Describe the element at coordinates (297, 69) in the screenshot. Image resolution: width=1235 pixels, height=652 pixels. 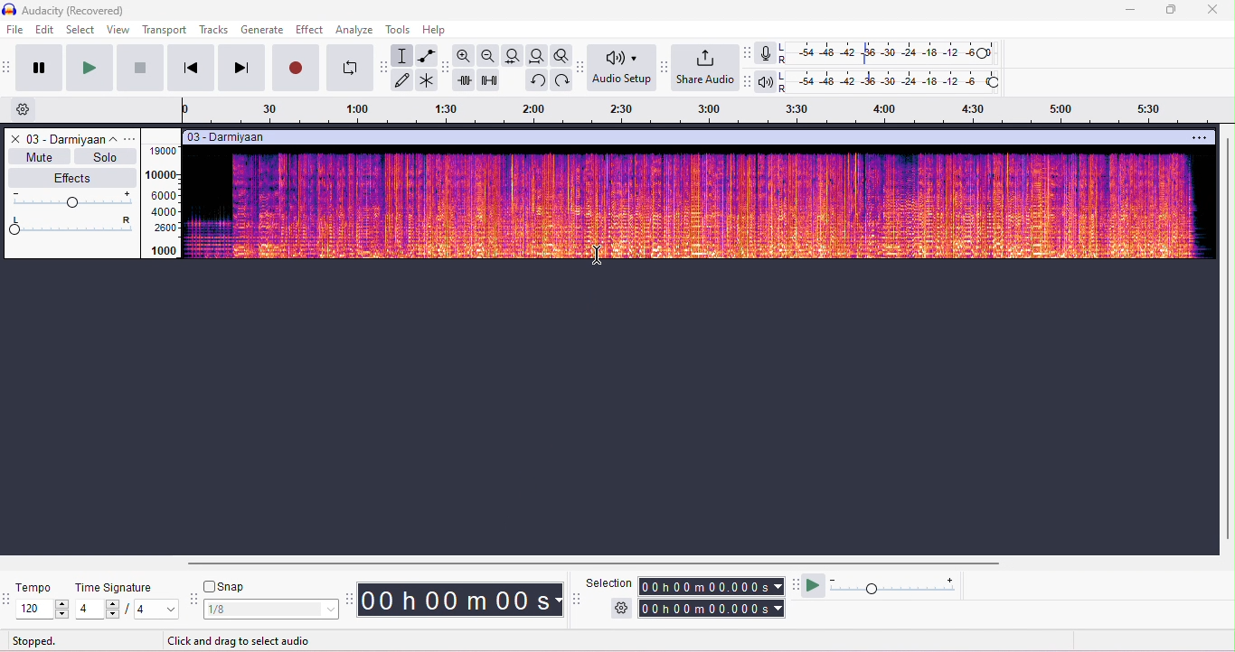
I see `record` at that location.